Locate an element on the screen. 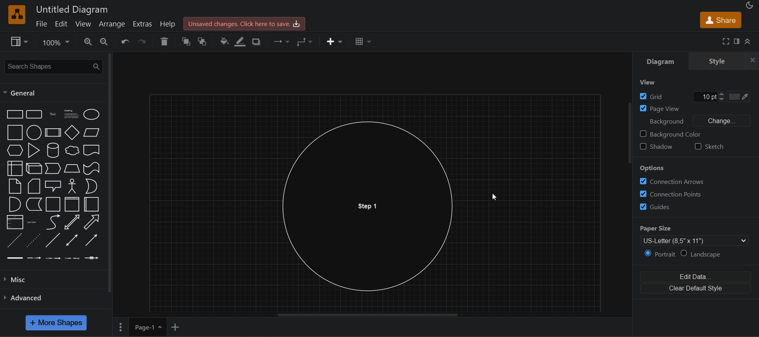  cursor is located at coordinates (494, 196).